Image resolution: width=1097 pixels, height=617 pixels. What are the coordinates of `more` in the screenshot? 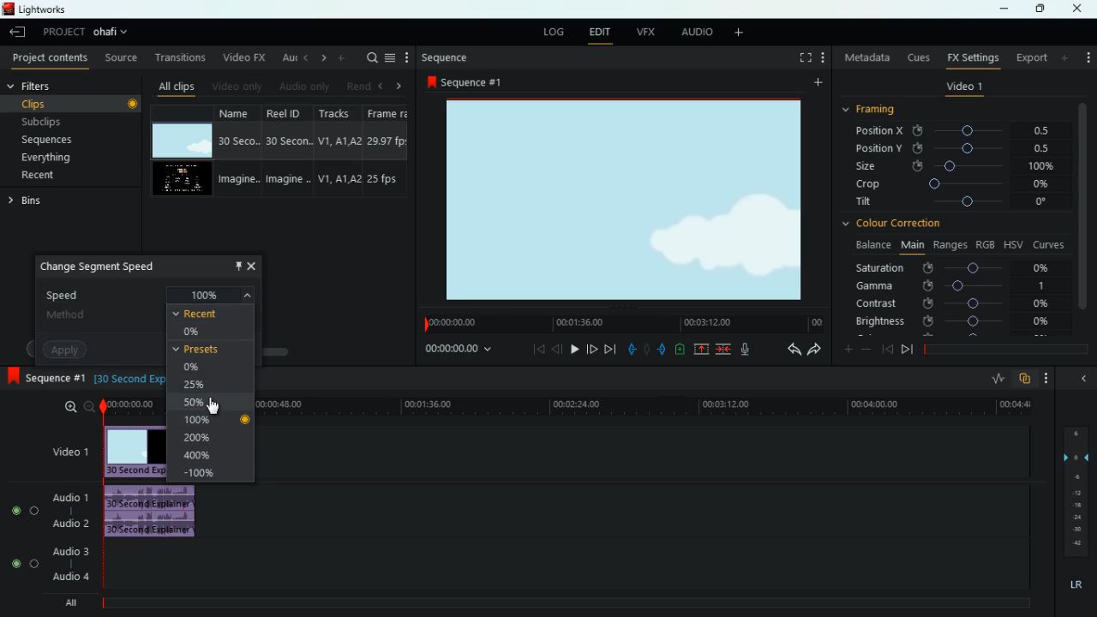 It's located at (816, 83).